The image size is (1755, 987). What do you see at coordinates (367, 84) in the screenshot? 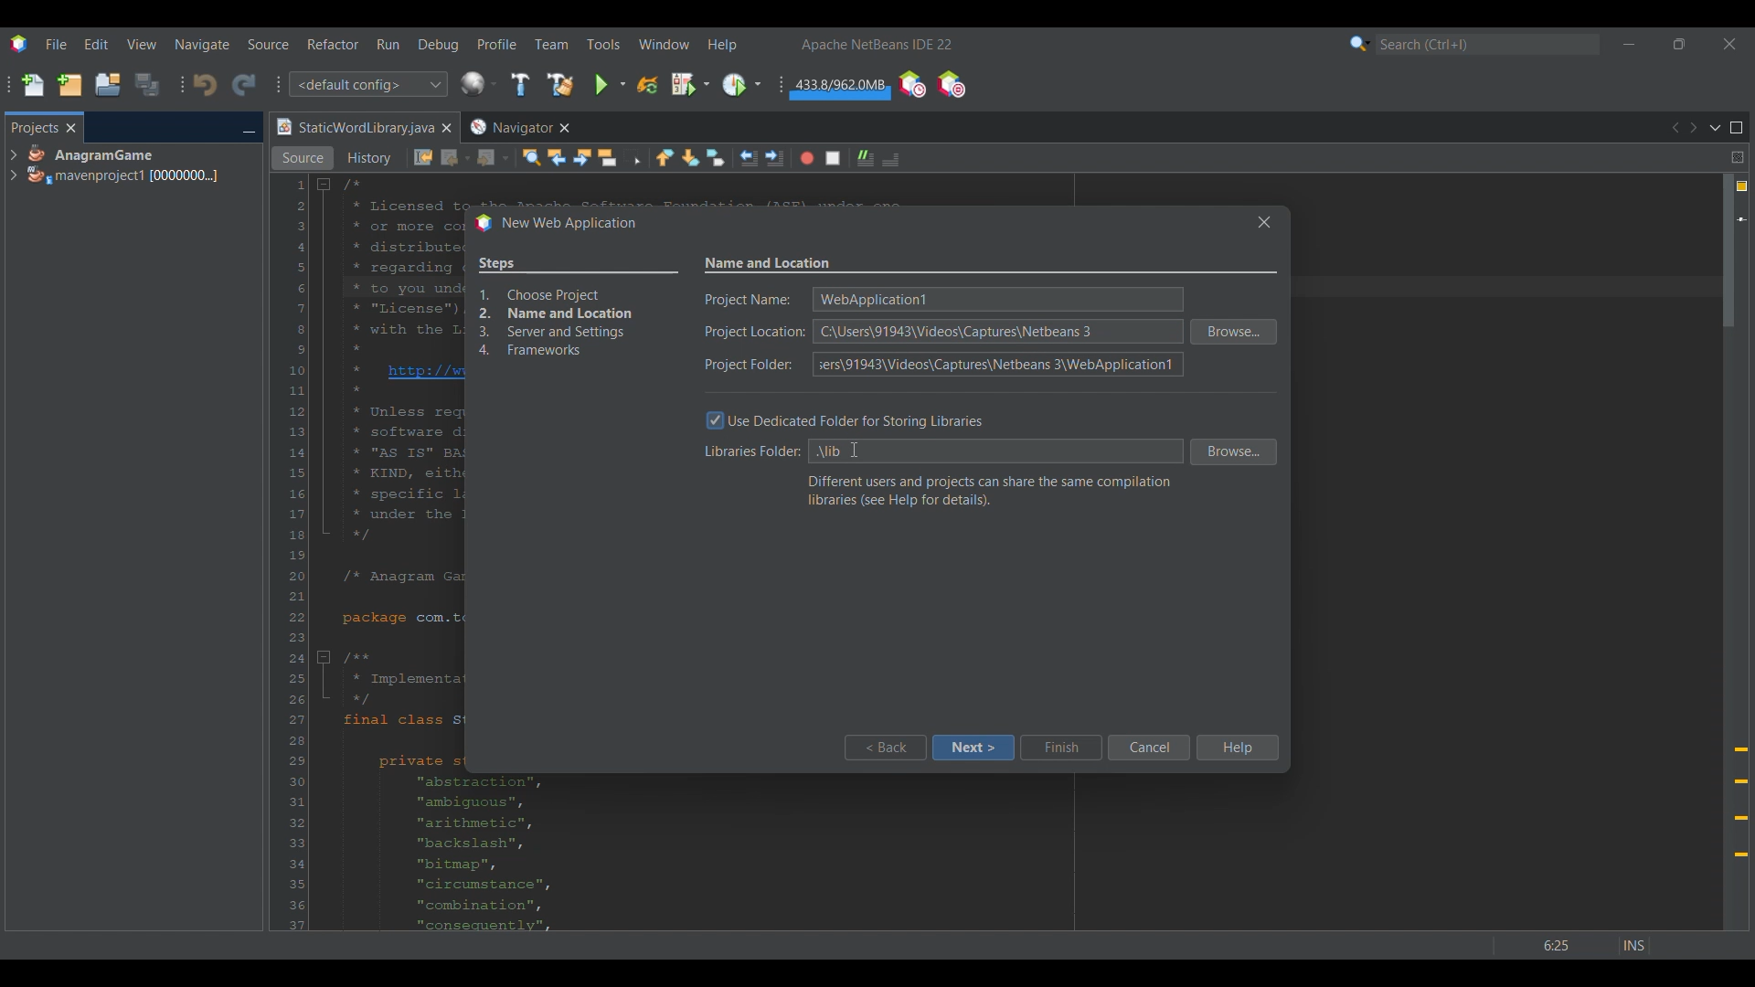
I see `Configuration options` at bounding box center [367, 84].